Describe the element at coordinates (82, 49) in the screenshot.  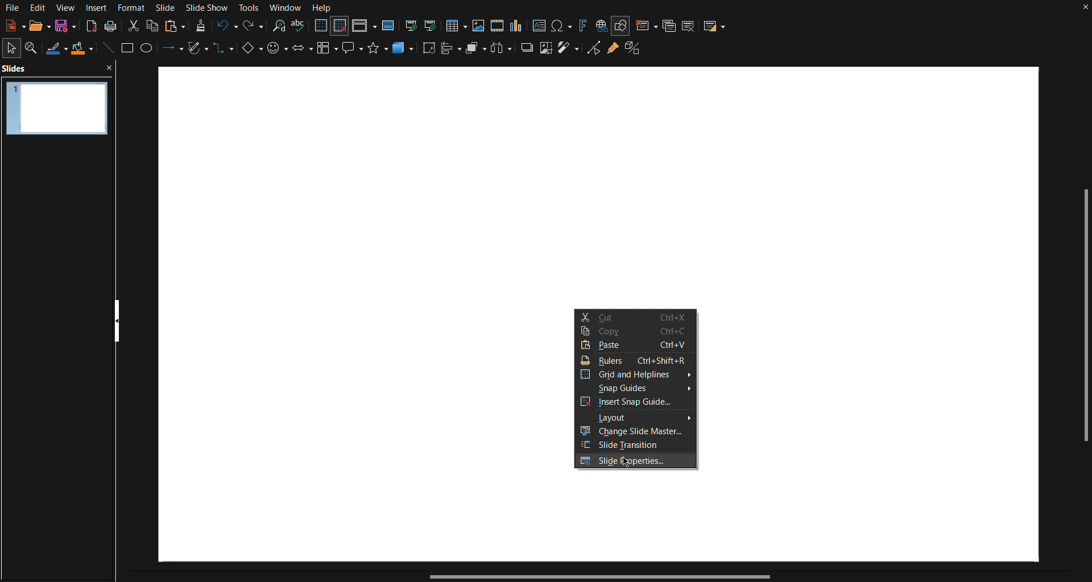
I see `Fill Color` at that location.